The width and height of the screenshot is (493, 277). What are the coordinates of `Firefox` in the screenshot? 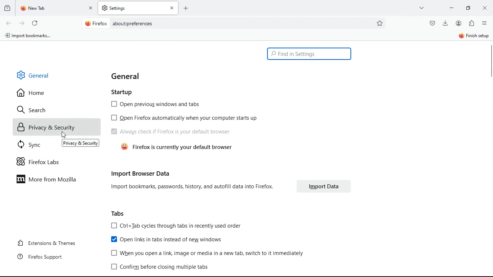 It's located at (96, 23).